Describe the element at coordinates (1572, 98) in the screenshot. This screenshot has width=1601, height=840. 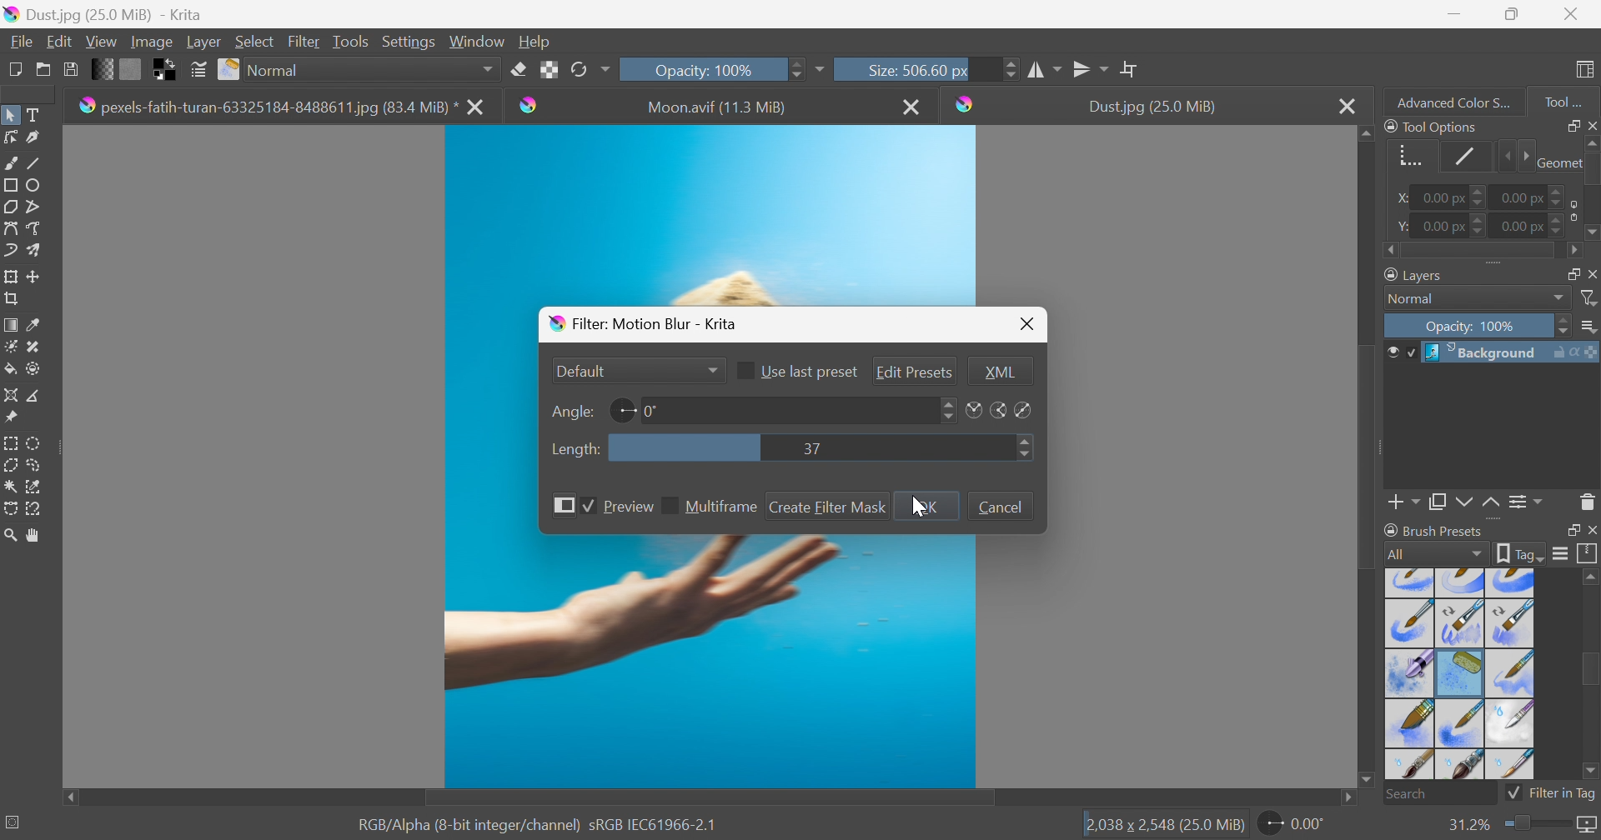
I see `Tool...` at that location.